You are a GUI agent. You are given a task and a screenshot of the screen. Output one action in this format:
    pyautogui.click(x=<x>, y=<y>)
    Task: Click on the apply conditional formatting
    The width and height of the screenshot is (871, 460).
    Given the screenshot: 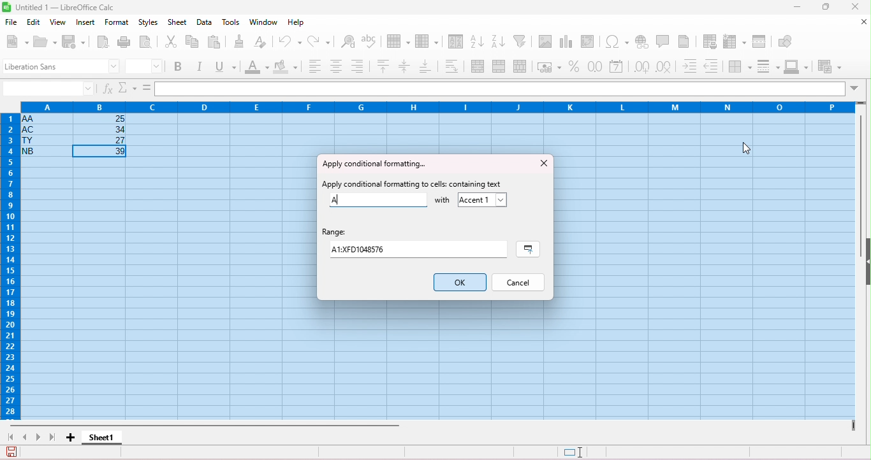 What is the action you would take?
    pyautogui.click(x=377, y=164)
    